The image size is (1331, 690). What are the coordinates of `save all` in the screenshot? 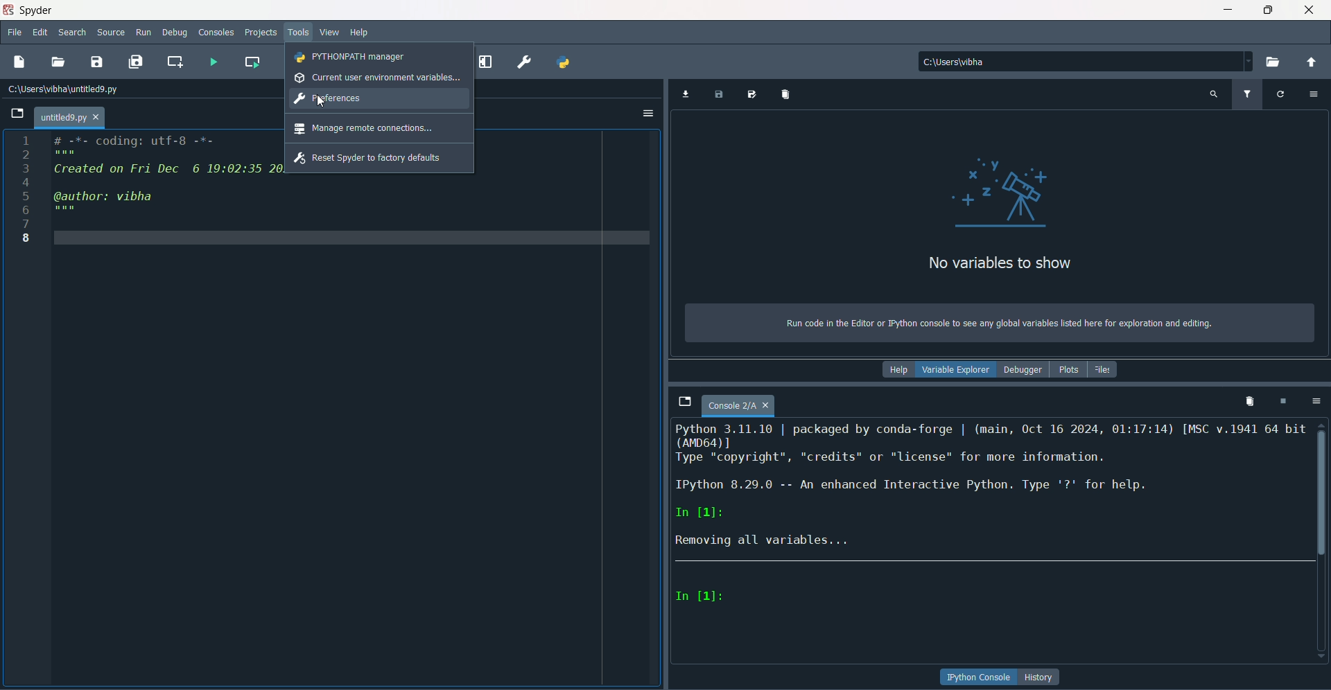 It's located at (135, 62).